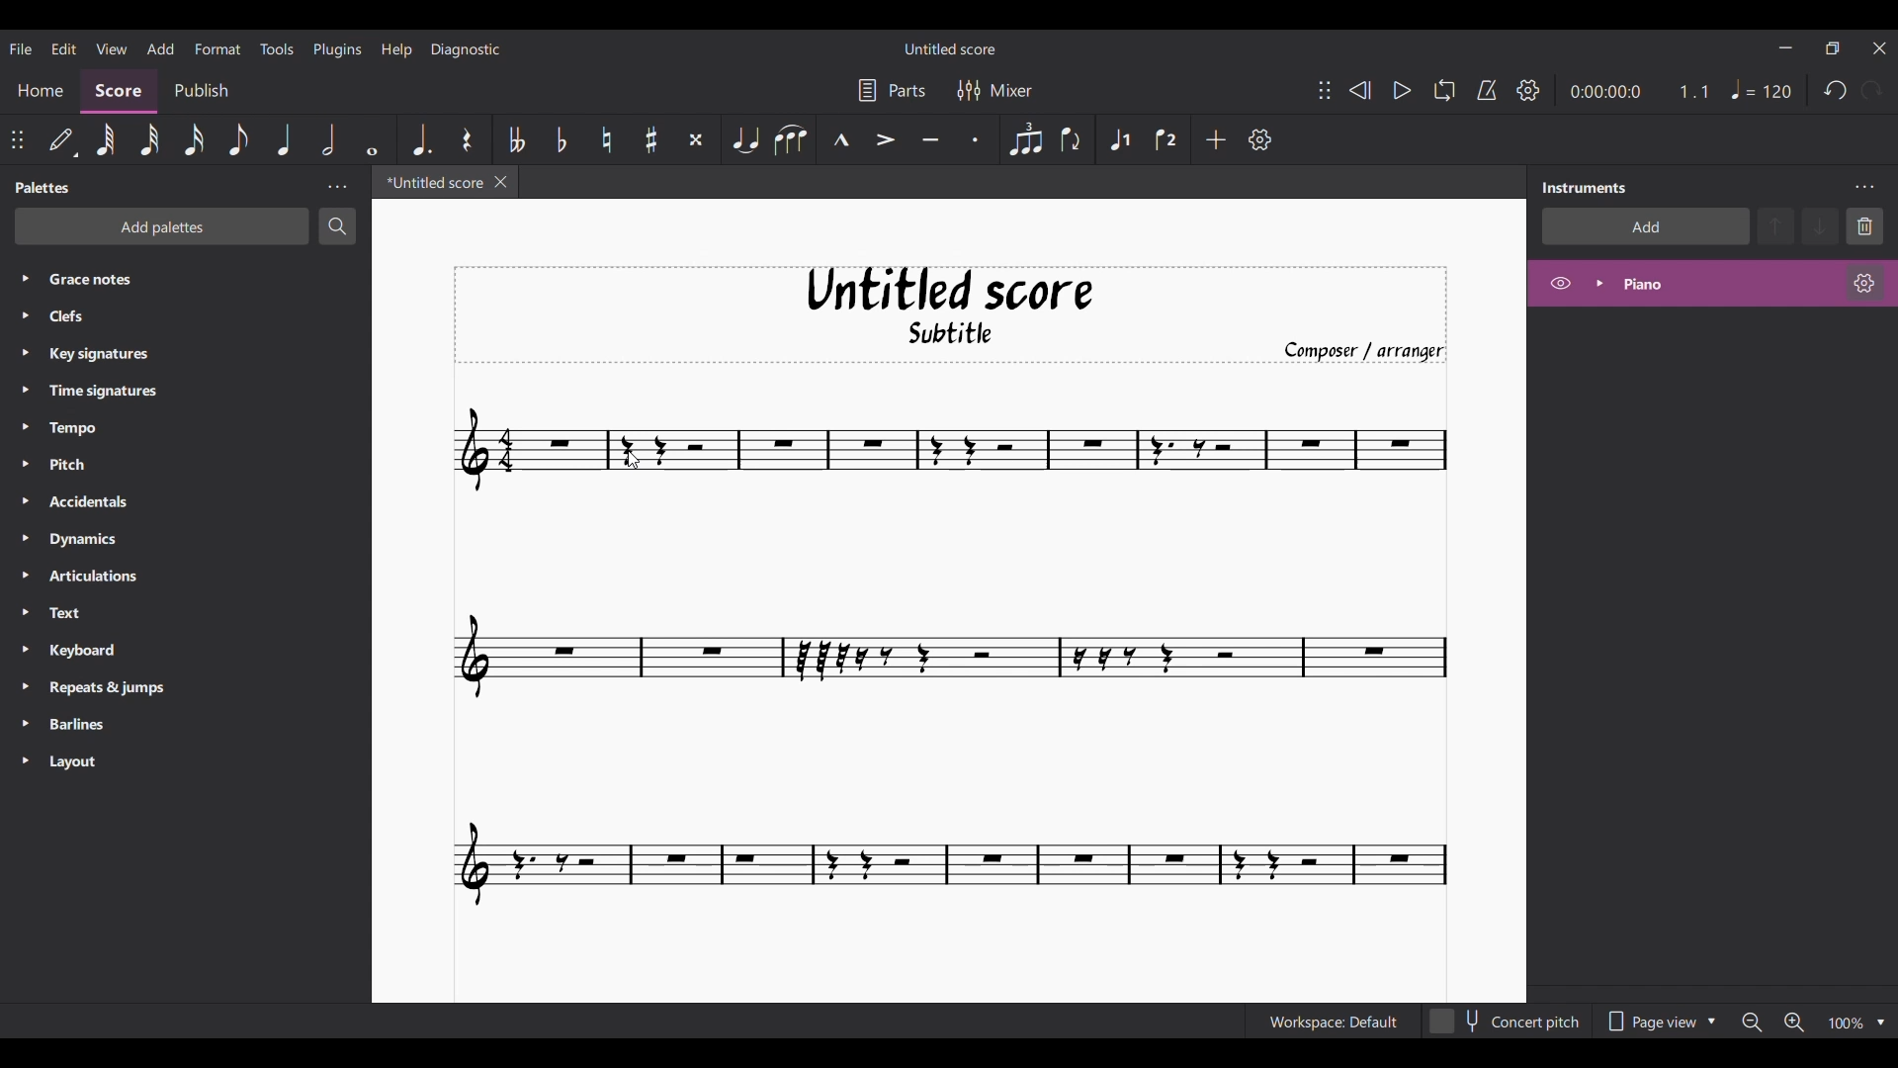 This screenshot has width=1898, height=1068. Describe the element at coordinates (422, 140) in the screenshot. I see `Augmentation dot` at that location.